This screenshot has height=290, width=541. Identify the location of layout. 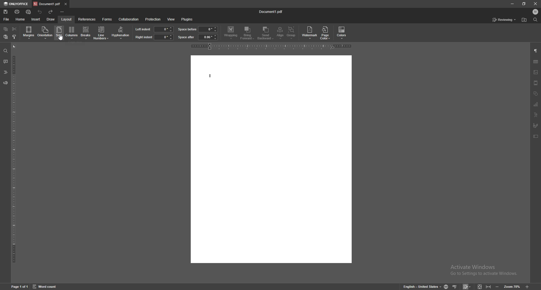
(66, 19).